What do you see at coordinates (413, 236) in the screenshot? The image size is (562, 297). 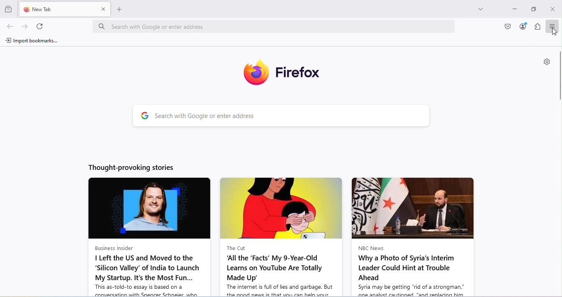 I see `news article from nbc news` at bounding box center [413, 236].